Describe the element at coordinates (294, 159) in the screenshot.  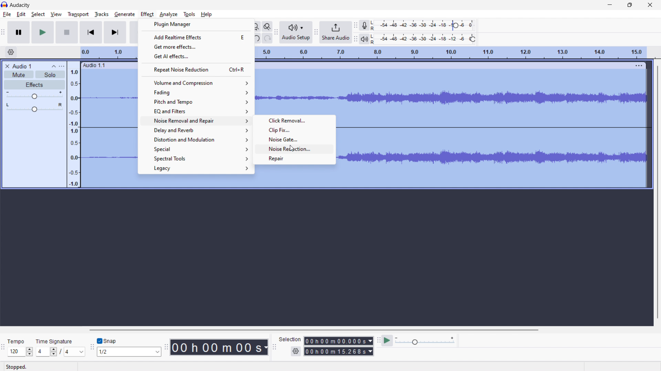
I see `repair` at that location.